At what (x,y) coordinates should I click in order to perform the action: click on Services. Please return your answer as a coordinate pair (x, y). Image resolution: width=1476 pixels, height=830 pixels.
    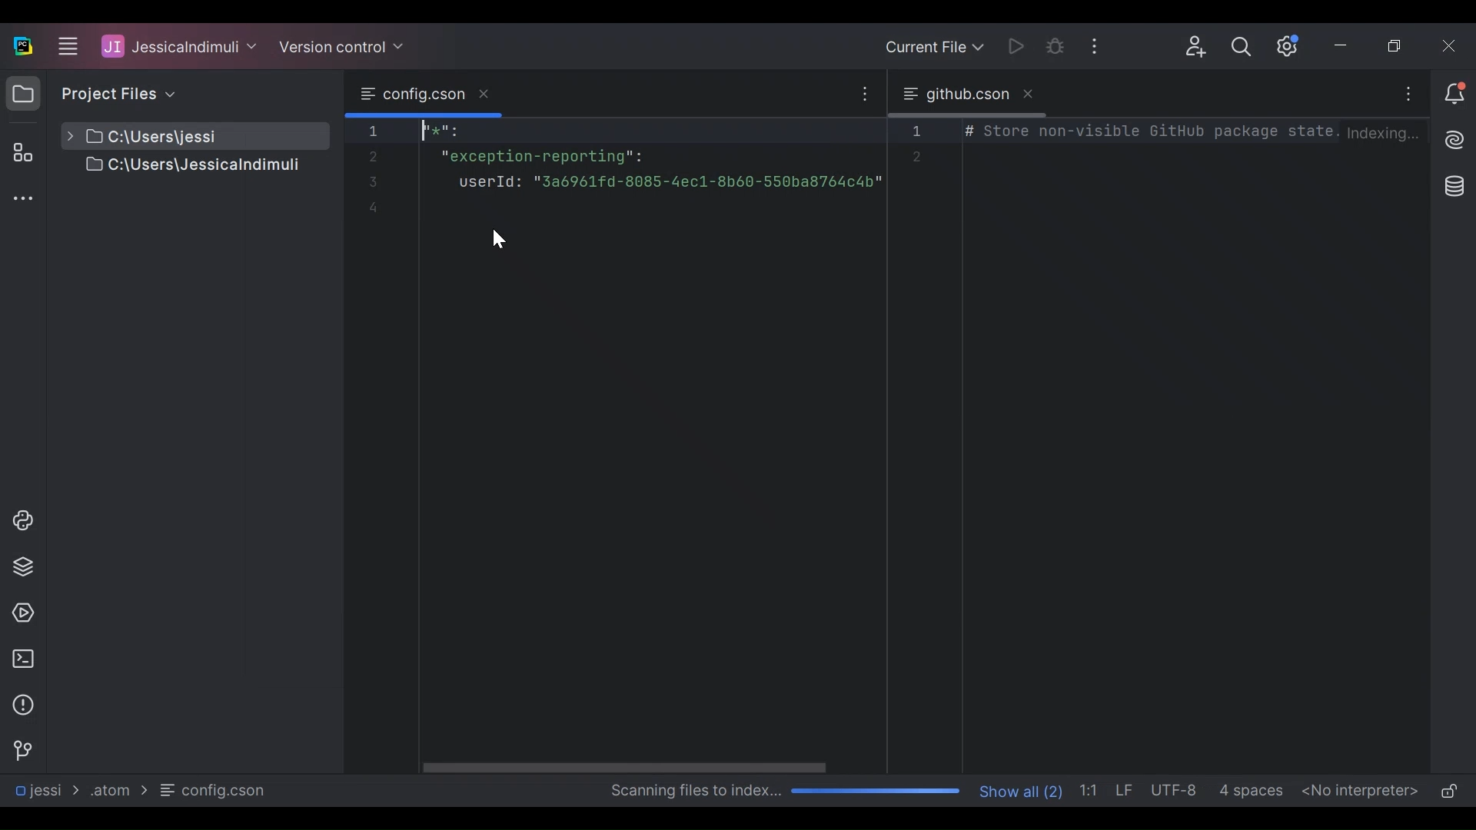
    Looking at the image, I should click on (22, 614).